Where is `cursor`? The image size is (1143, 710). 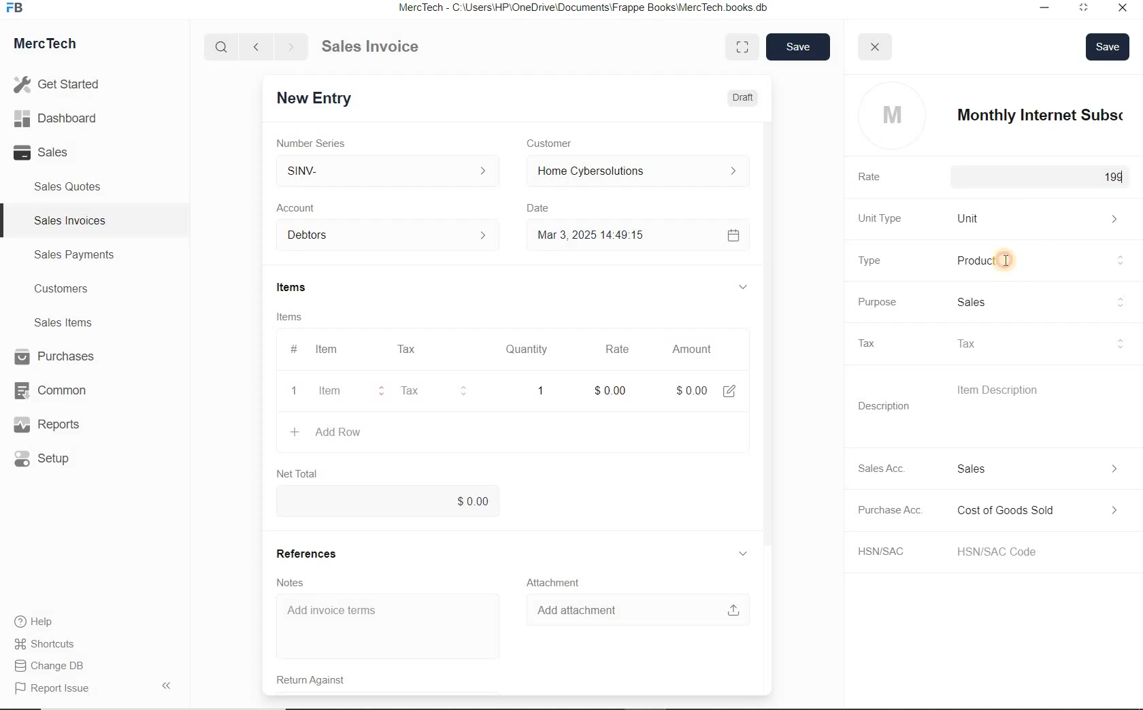
cursor is located at coordinates (1006, 258).